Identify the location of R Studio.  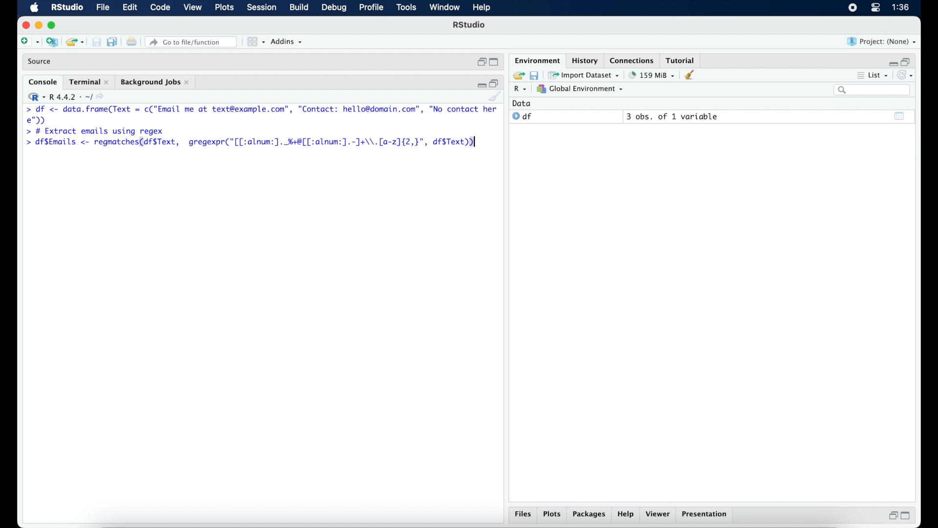
(470, 26).